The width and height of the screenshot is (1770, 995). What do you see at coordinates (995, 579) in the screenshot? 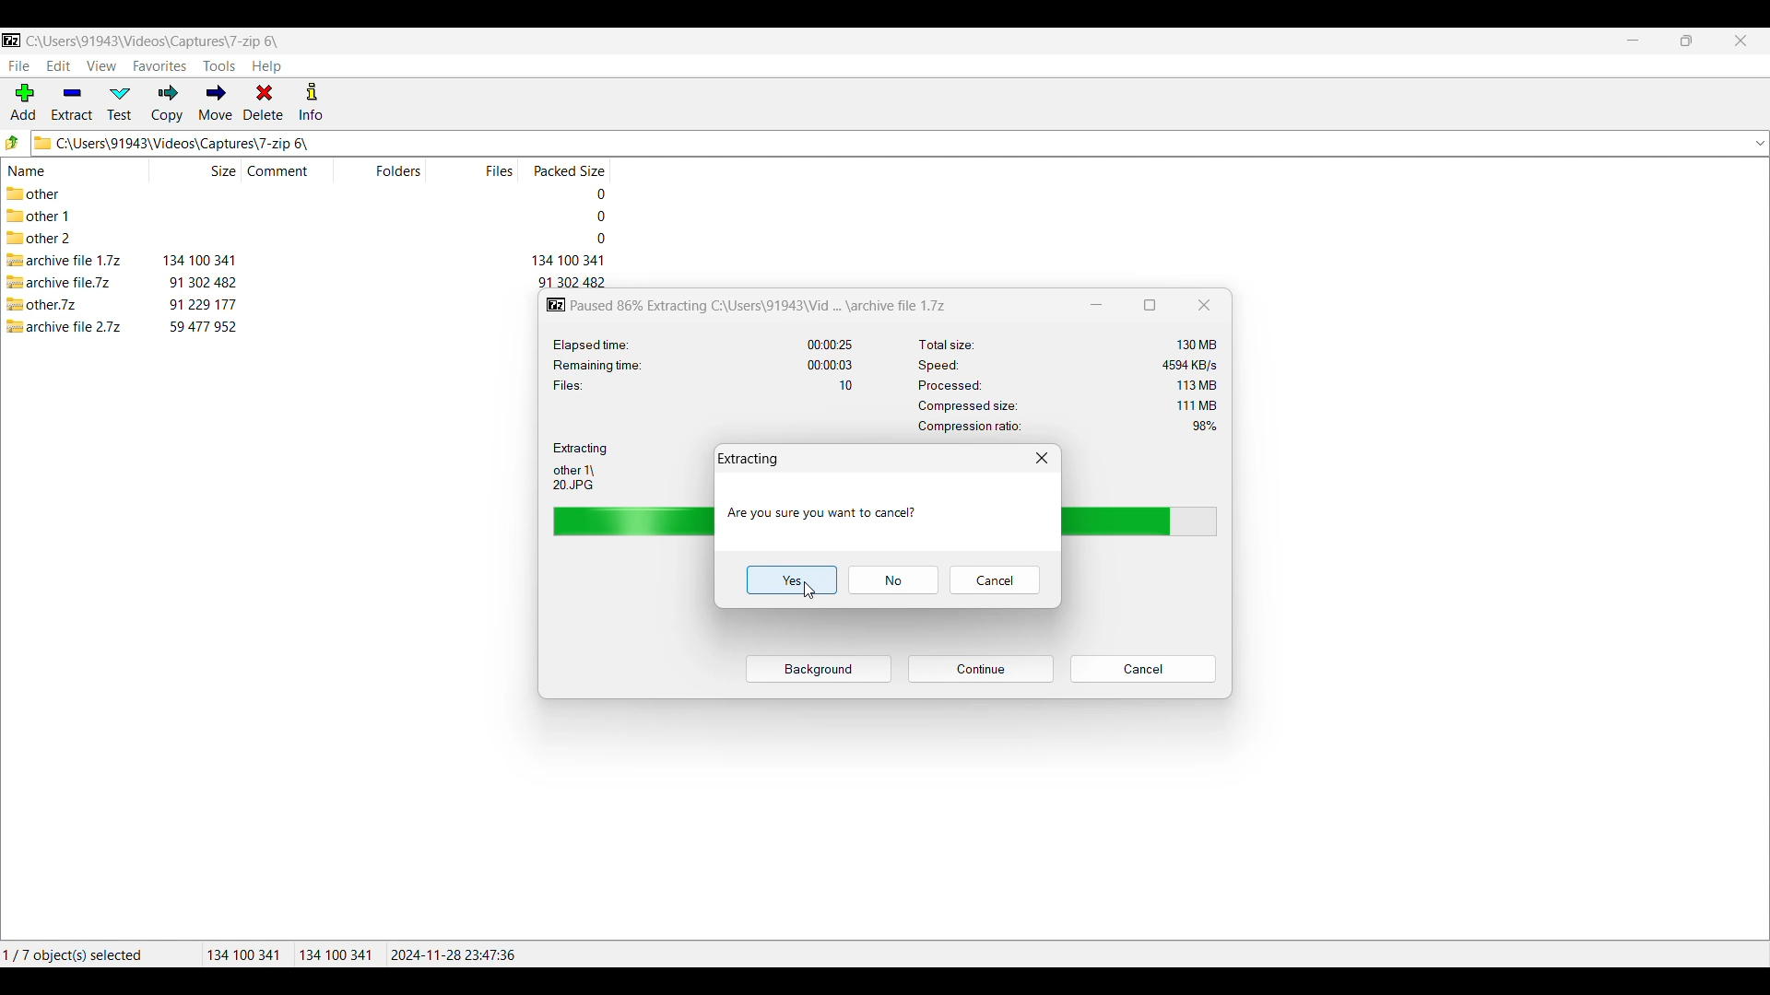
I see `Cancel` at bounding box center [995, 579].